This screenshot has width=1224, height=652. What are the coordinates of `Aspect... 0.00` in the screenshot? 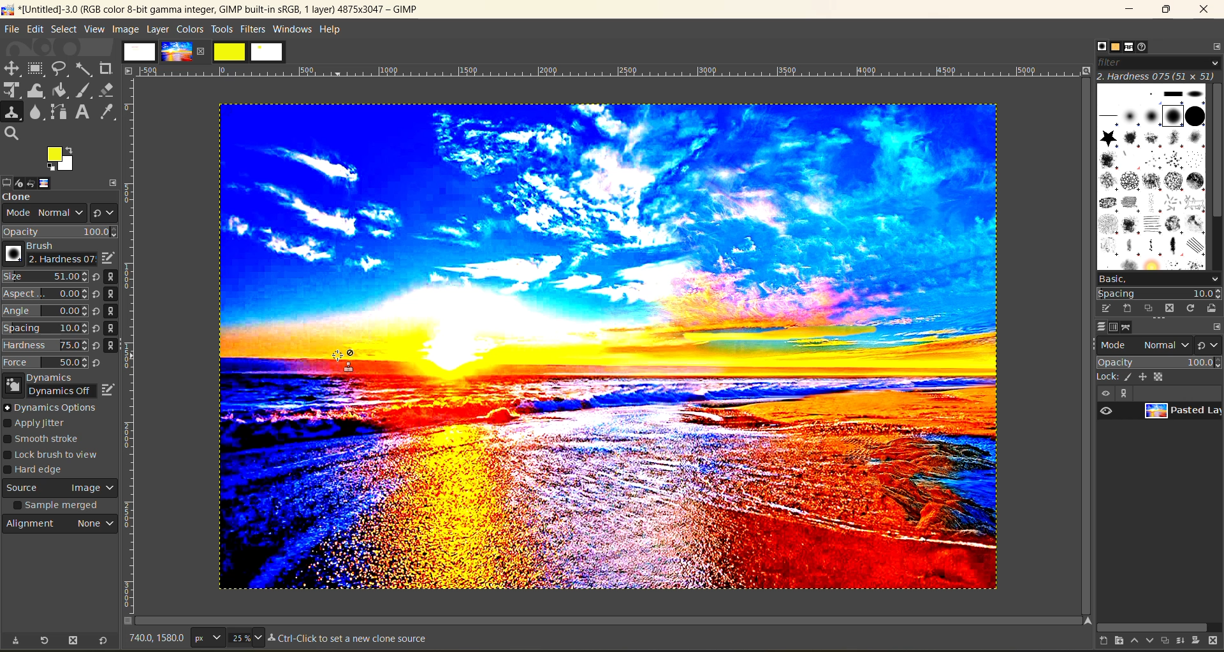 It's located at (45, 294).